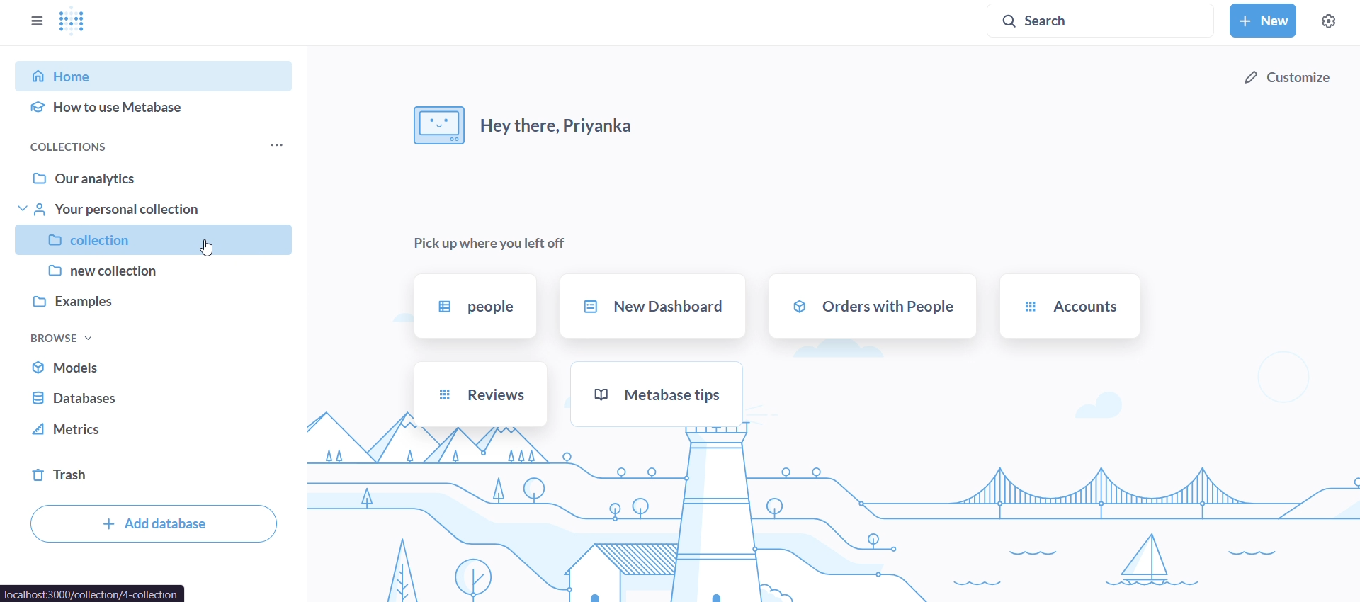 Image resolution: width=1360 pixels, height=602 pixels. Describe the element at coordinates (156, 240) in the screenshot. I see `collection` at that location.